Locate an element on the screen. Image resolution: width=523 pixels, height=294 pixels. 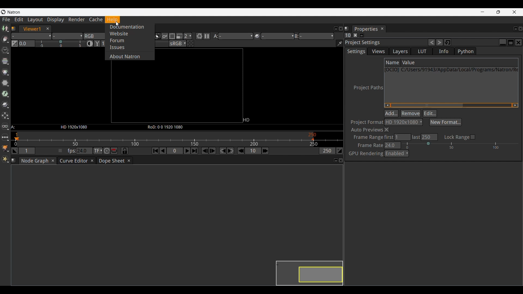
Location of current file is located at coordinates (459, 70).